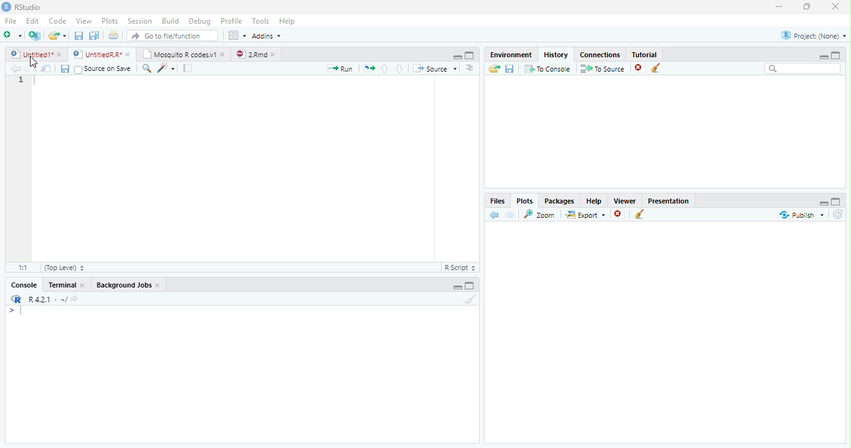 The width and height of the screenshot is (851, 448). What do you see at coordinates (556, 54) in the screenshot?
I see `History` at bounding box center [556, 54].